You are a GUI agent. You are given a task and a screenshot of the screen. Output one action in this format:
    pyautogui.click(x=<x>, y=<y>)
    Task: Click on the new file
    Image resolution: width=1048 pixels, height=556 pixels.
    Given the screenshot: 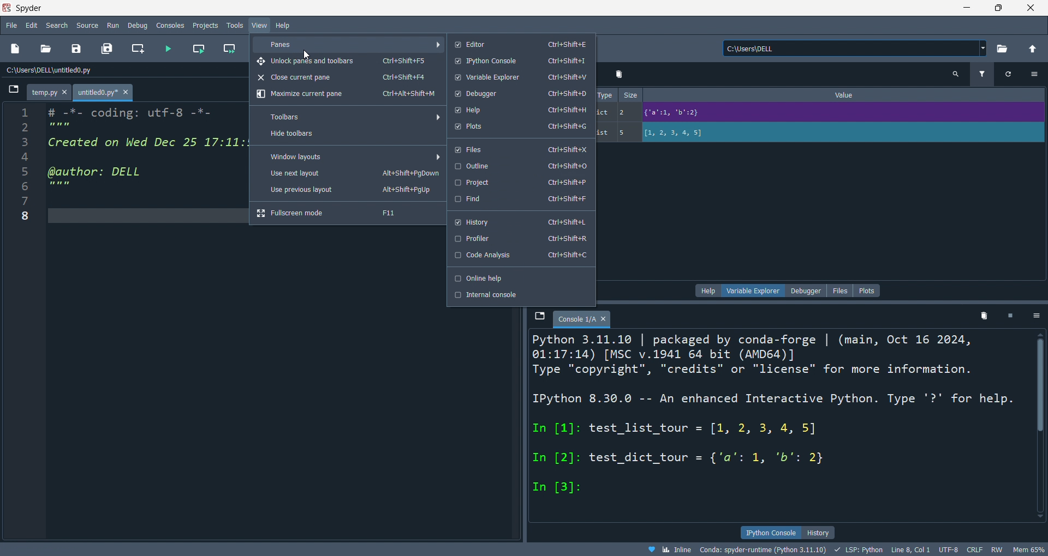 What is the action you would take?
    pyautogui.click(x=16, y=49)
    